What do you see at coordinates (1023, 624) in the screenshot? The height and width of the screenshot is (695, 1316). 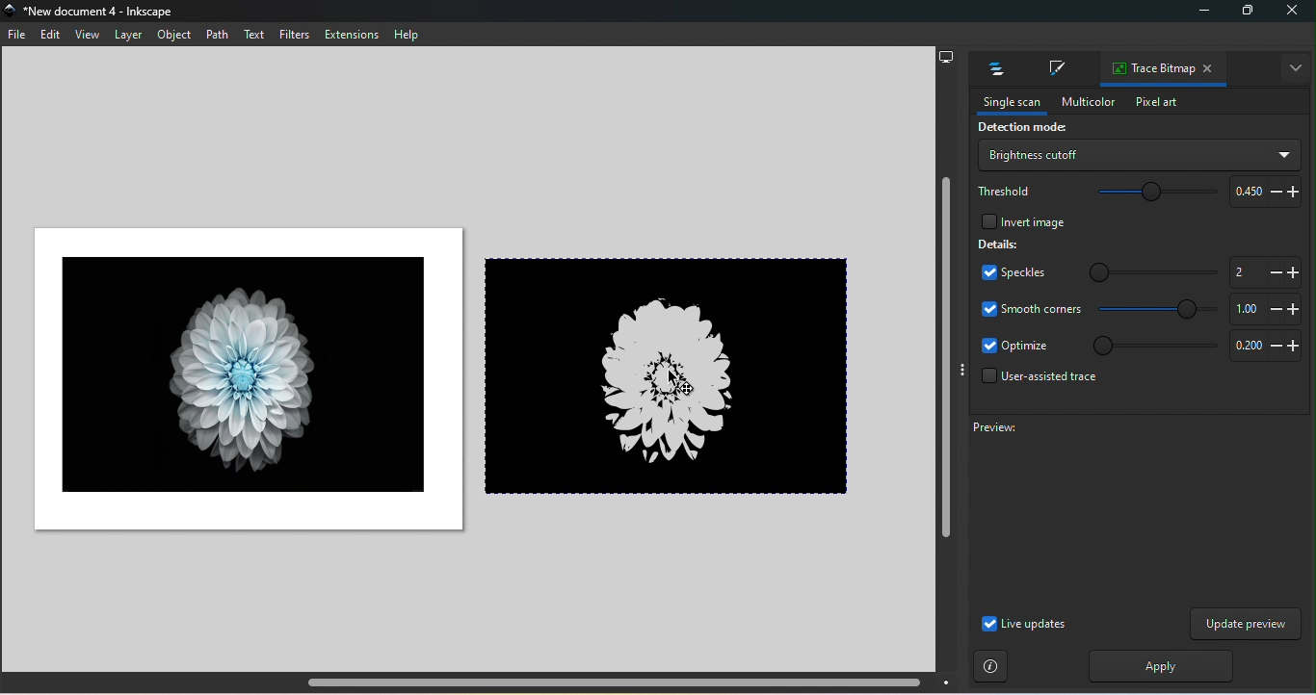 I see `Live updates` at bounding box center [1023, 624].